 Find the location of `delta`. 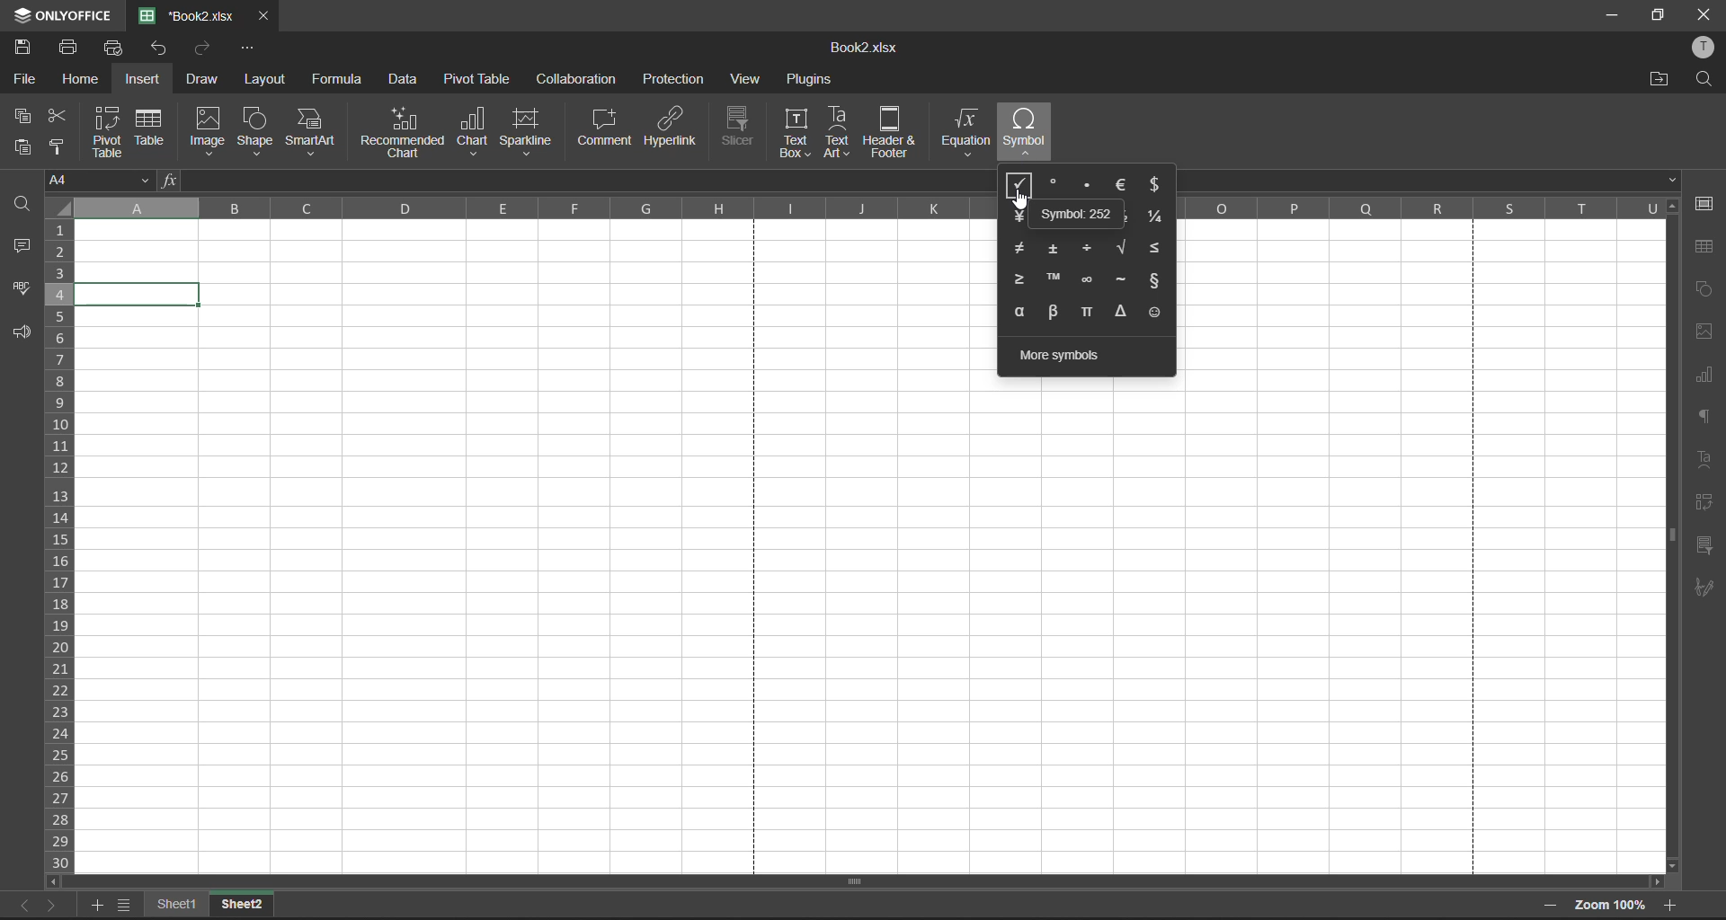

delta is located at coordinates (1121, 312).